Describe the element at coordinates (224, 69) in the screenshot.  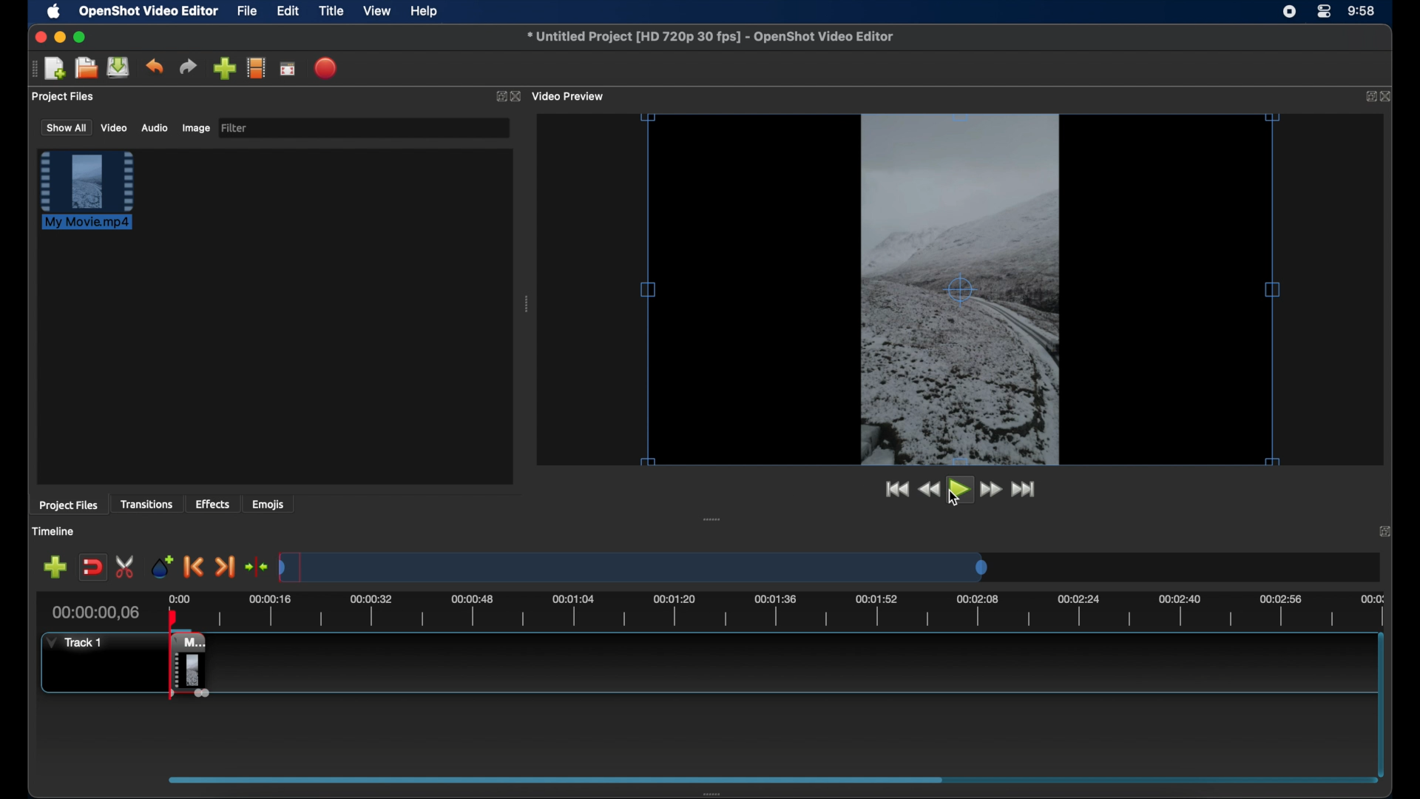
I see `import files` at that location.